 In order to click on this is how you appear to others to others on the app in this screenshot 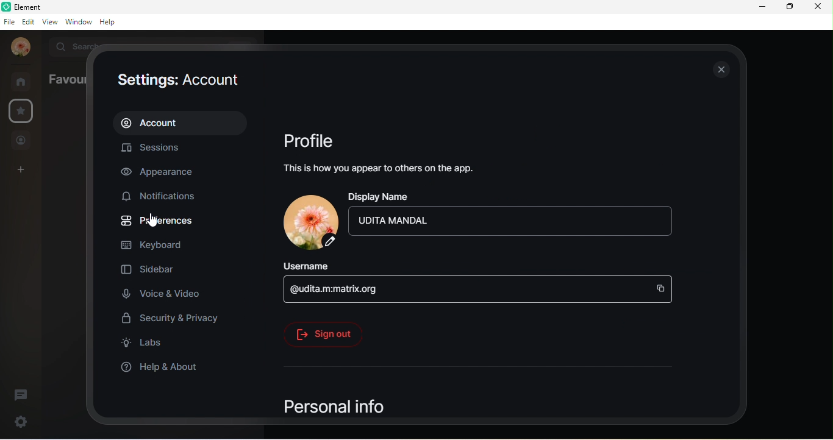, I will do `click(385, 171)`.